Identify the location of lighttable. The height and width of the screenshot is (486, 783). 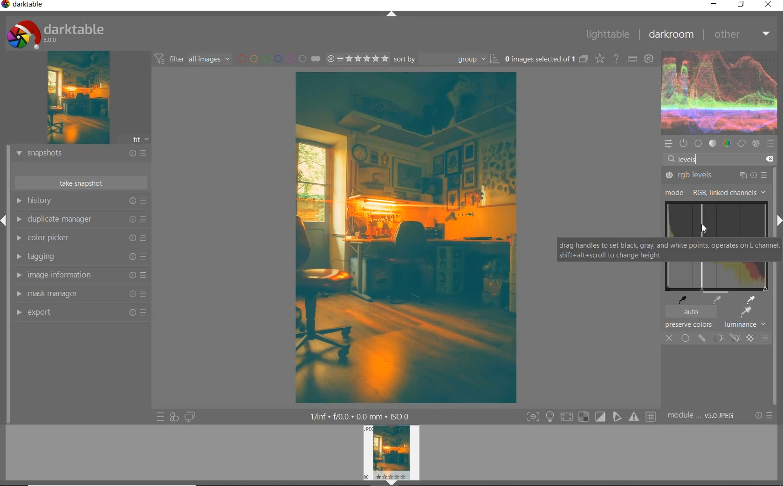
(608, 35).